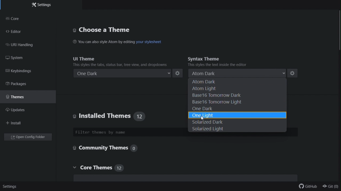 This screenshot has width=341, height=191. Describe the element at coordinates (17, 124) in the screenshot. I see `Install` at that location.